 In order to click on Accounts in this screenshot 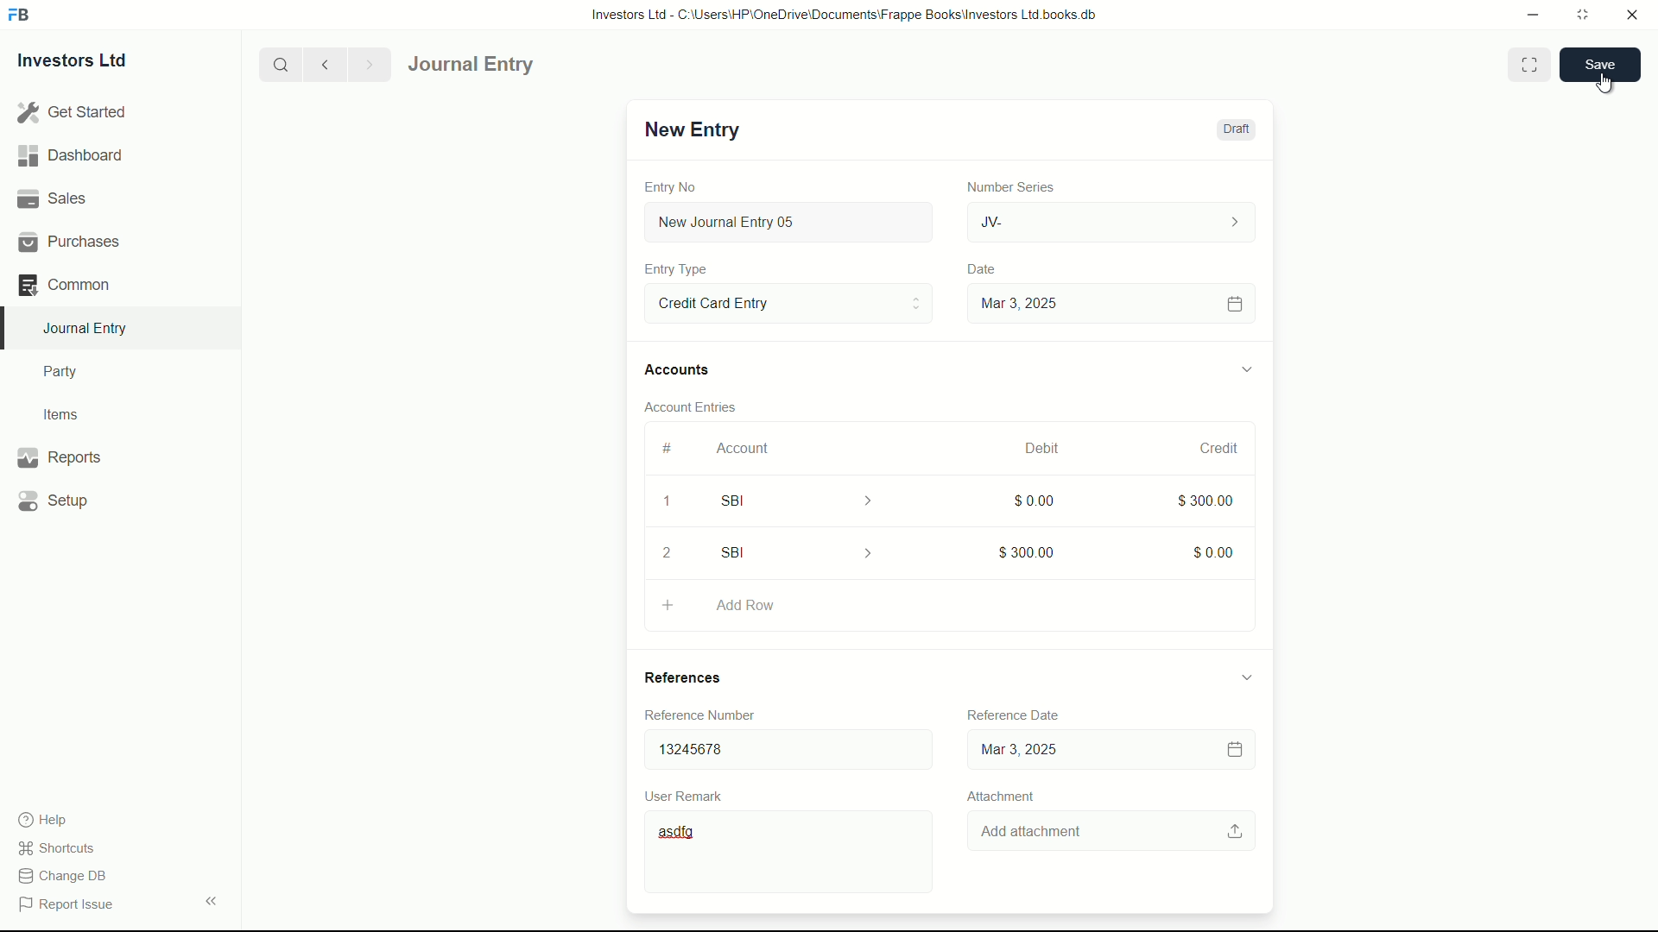, I will do `click(680, 370)`.